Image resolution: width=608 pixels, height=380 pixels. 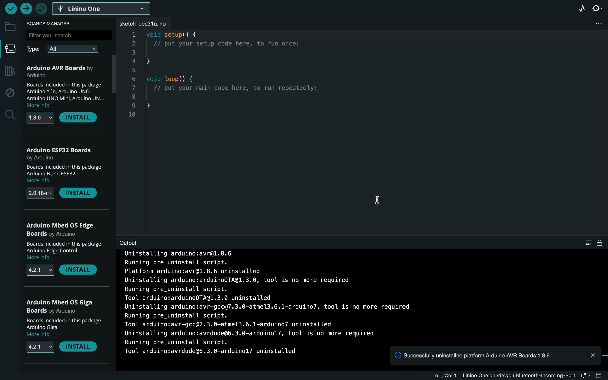 What do you see at coordinates (595, 242) in the screenshot?
I see `clear` at bounding box center [595, 242].